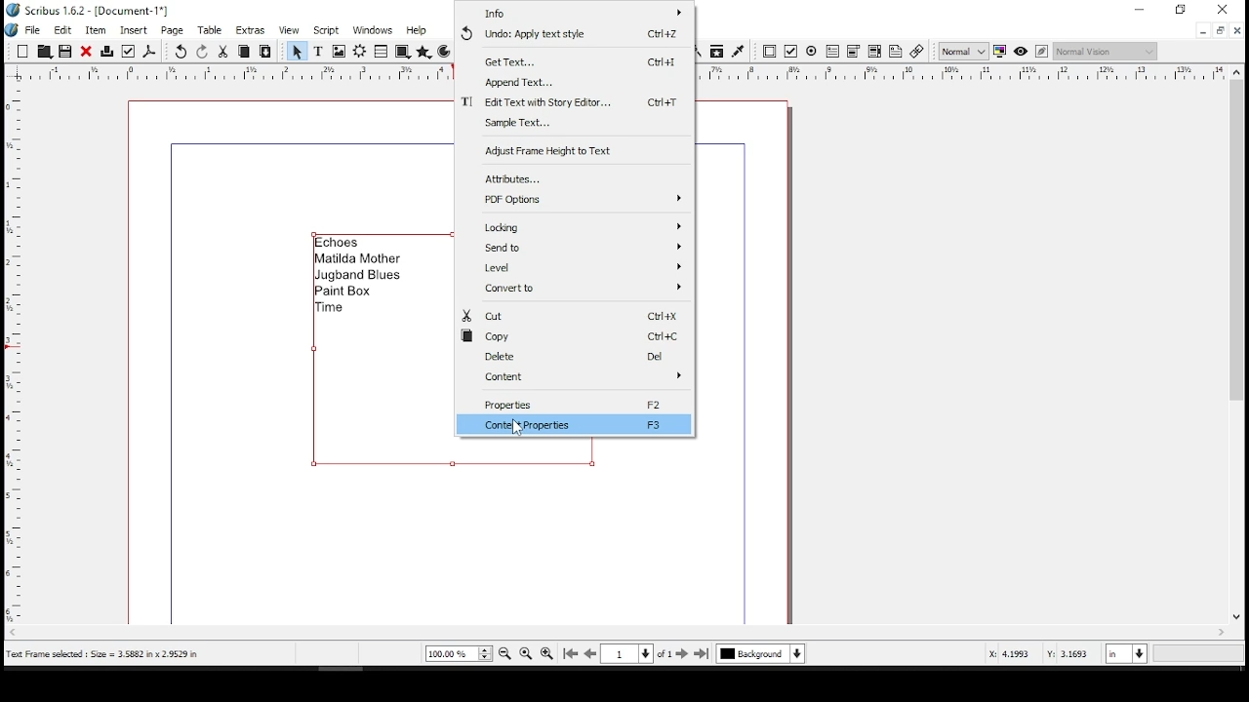 The height and width of the screenshot is (702, 1249). I want to click on select layer, so click(761, 653).